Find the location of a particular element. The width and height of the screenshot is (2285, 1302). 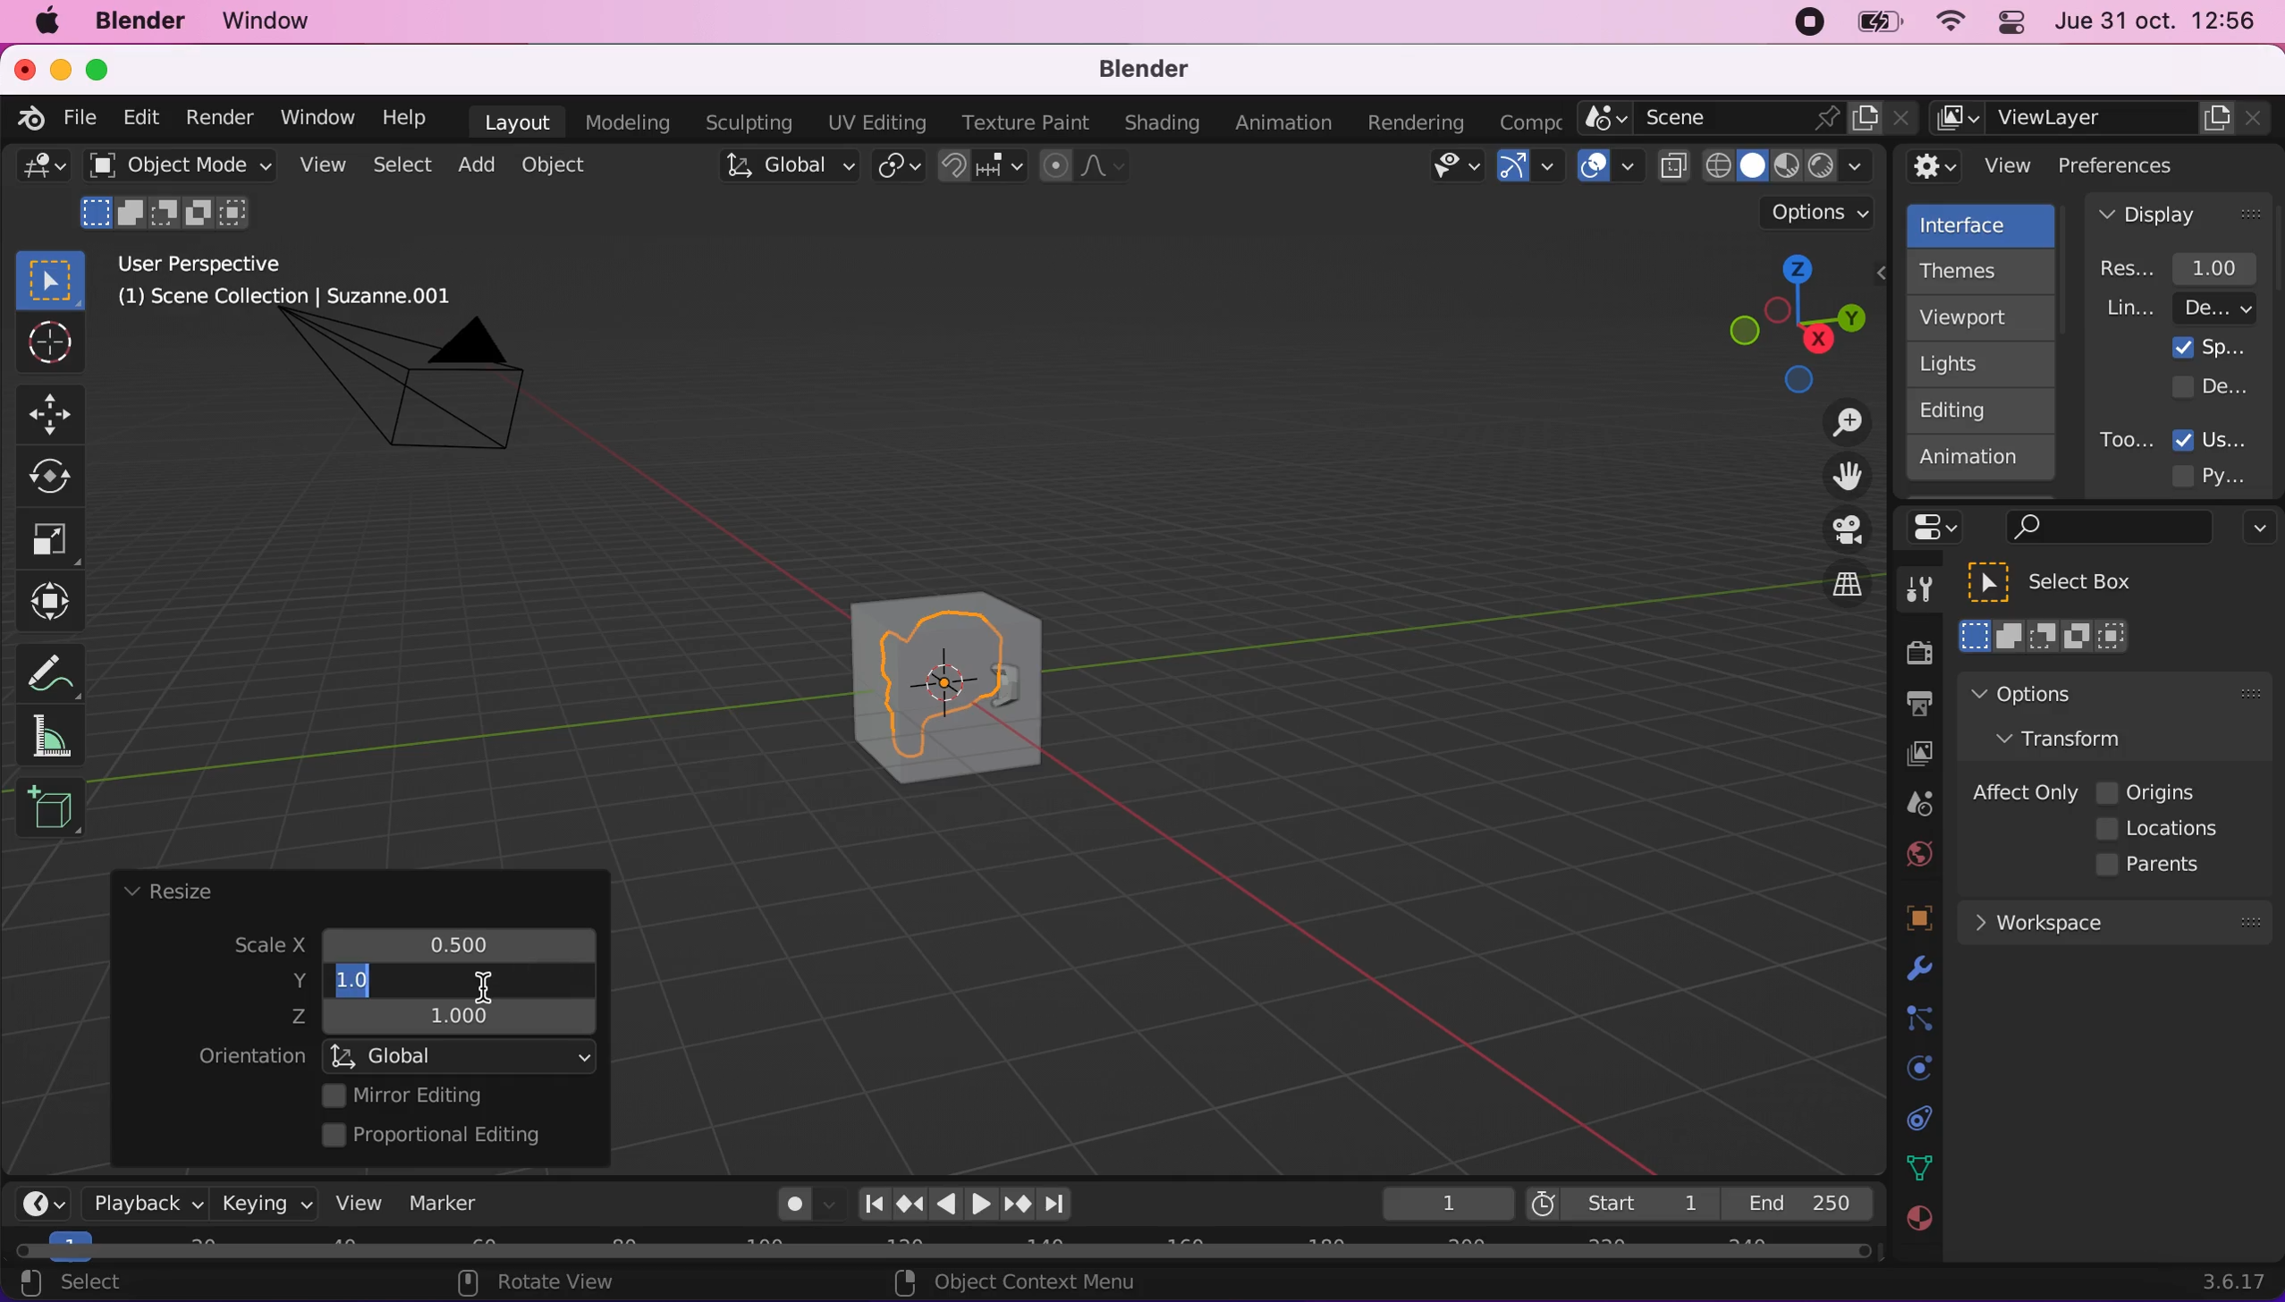

global is located at coordinates (784, 169).